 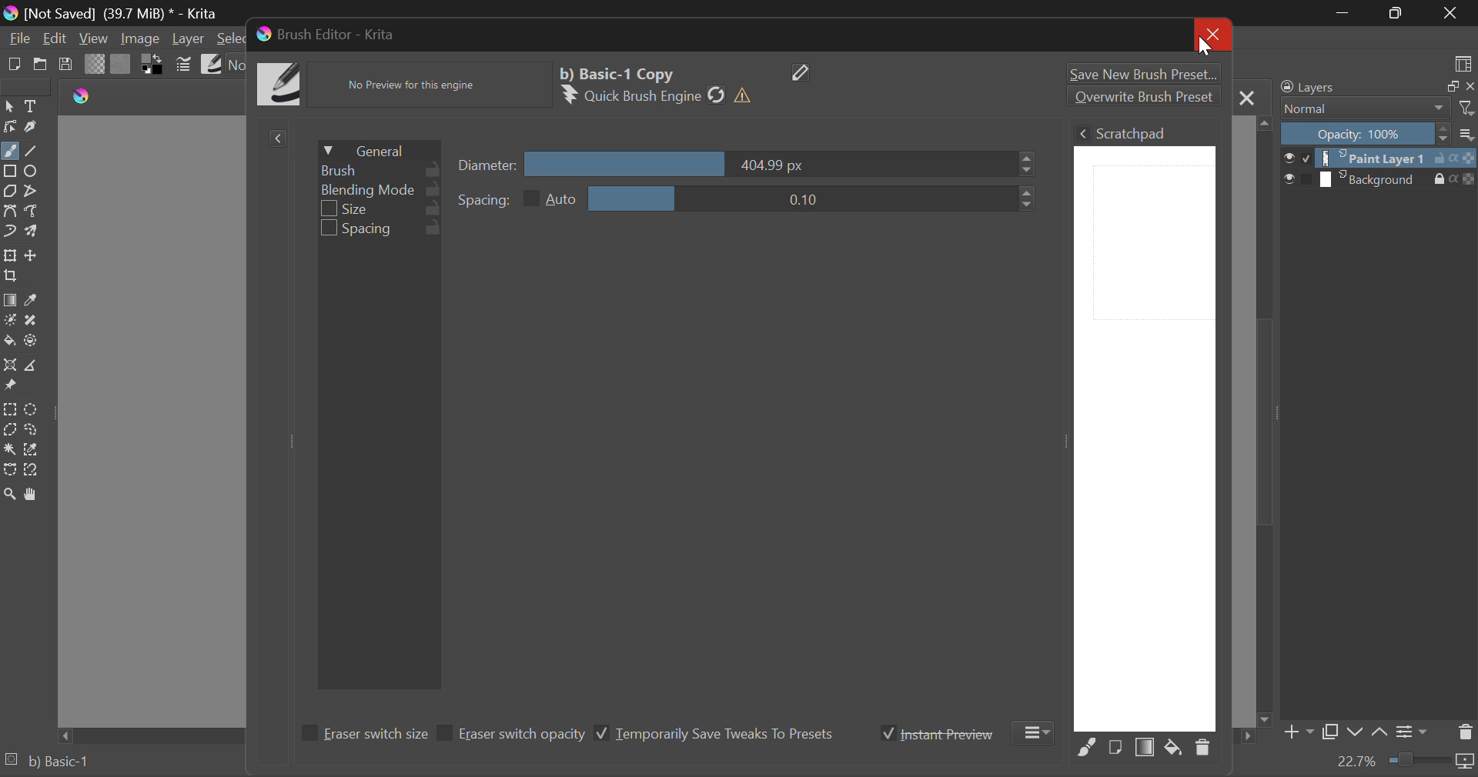 What do you see at coordinates (33, 365) in the screenshot?
I see `Measurement` at bounding box center [33, 365].